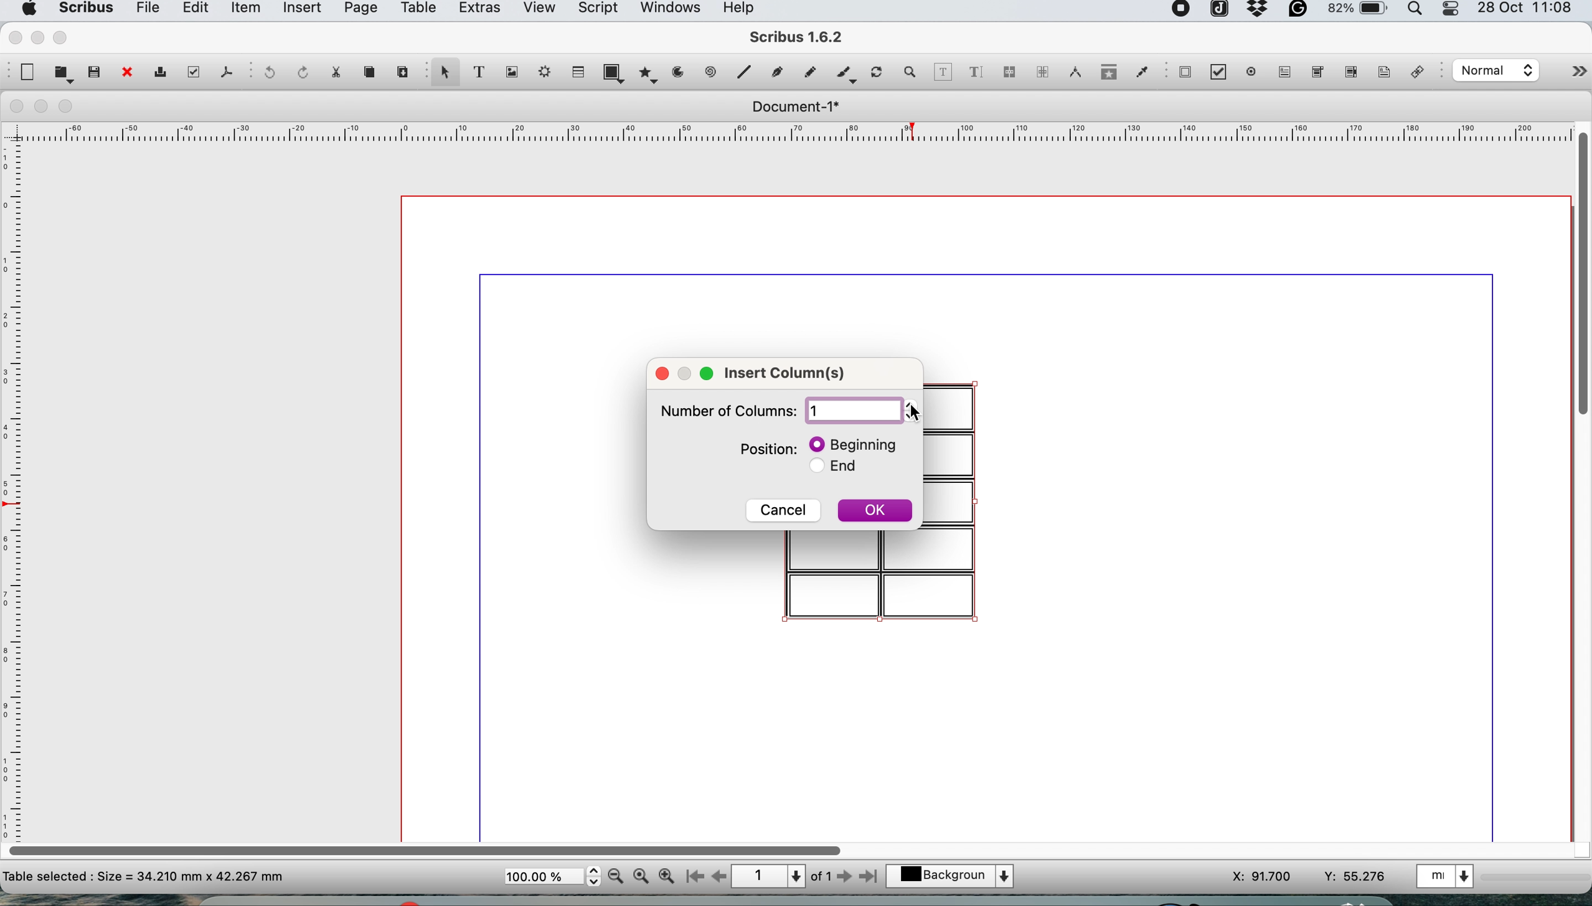  I want to click on more options, so click(1566, 74).